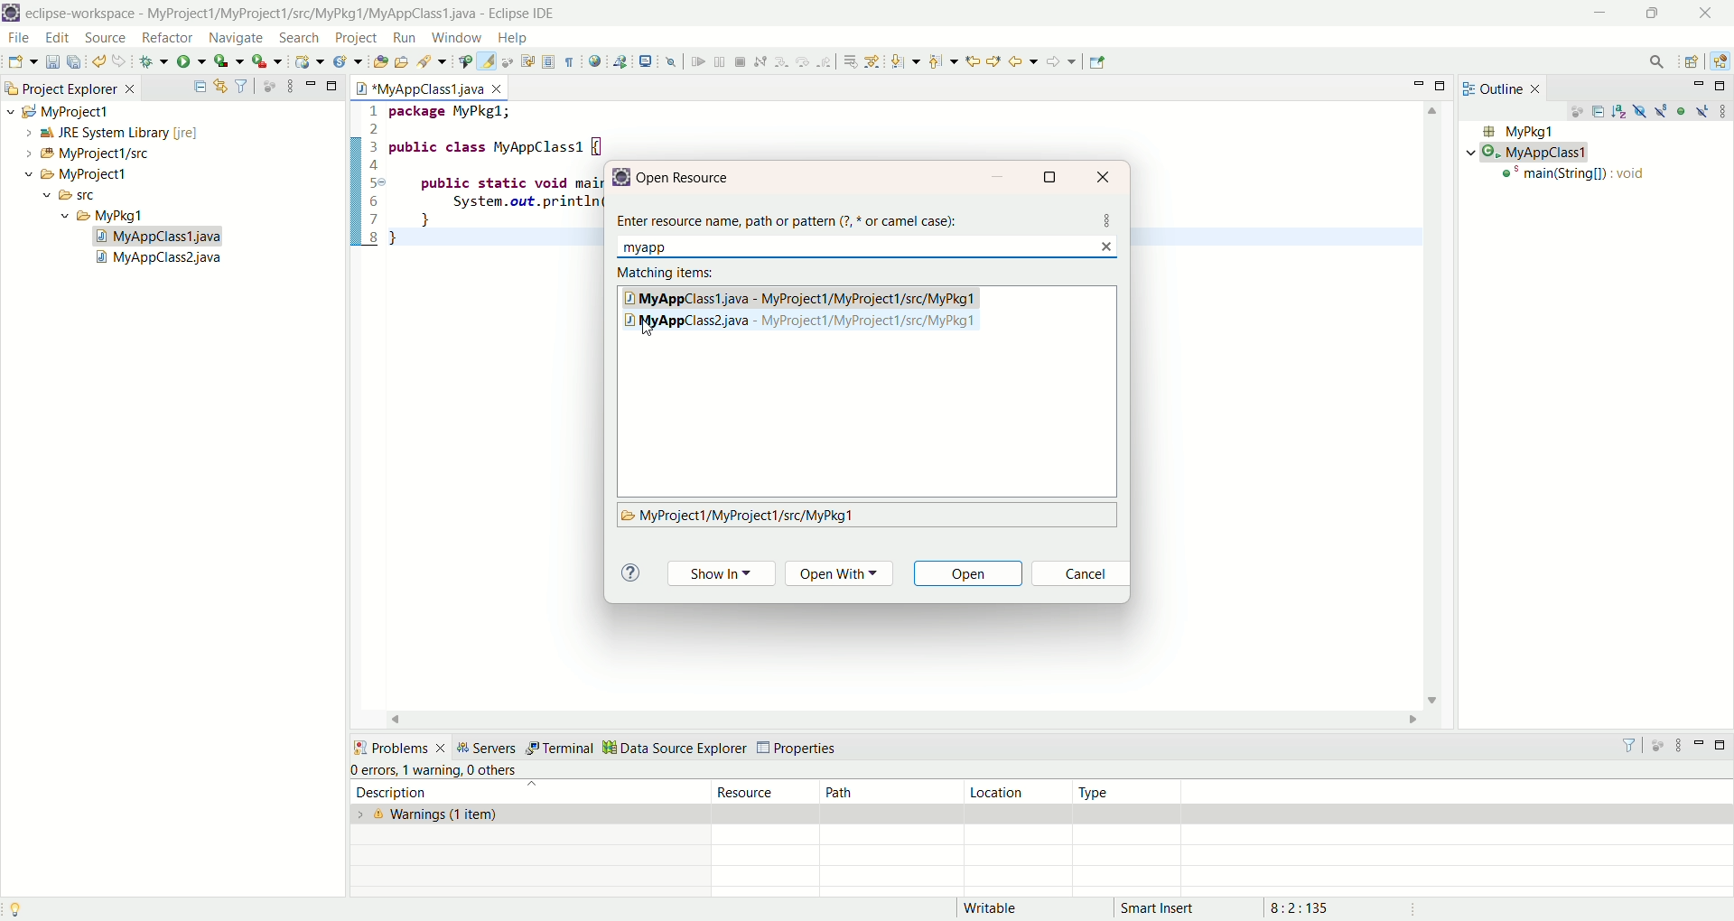 This screenshot has width=1734, height=921. Describe the element at coordinates (463, 61) in the screenshot. I see `toggle breadcrumb` at that location.